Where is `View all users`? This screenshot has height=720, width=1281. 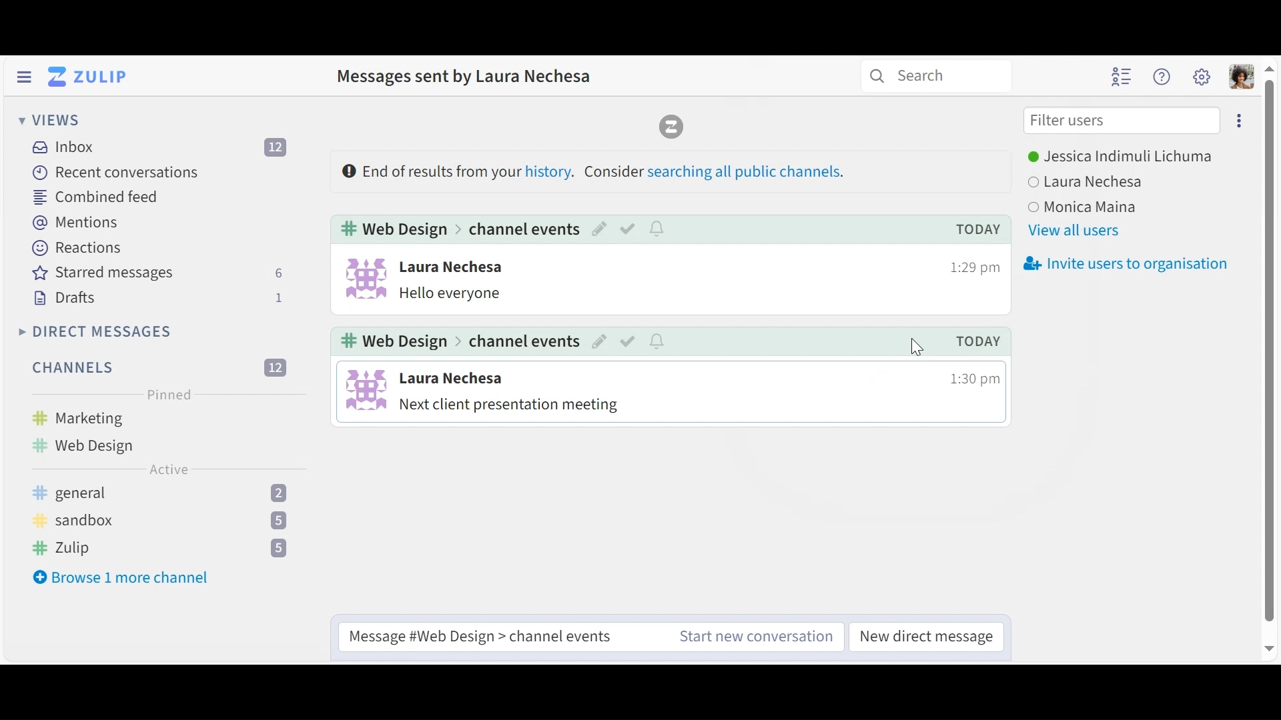
View all users is located at coordinates (1074, 231).